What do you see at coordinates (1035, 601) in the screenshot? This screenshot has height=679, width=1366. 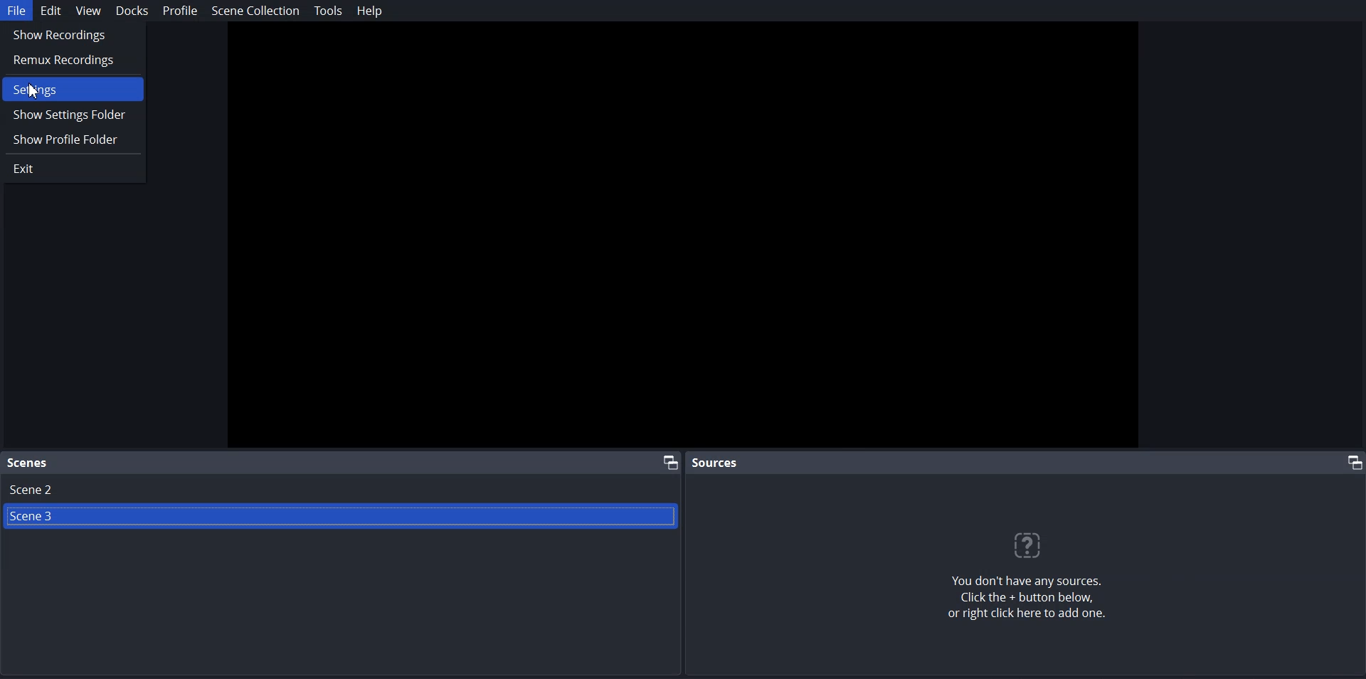 I see `You don’t have any sources.
Click the + button below,
or right click here to add one.` at bounding box center [1035, 601].